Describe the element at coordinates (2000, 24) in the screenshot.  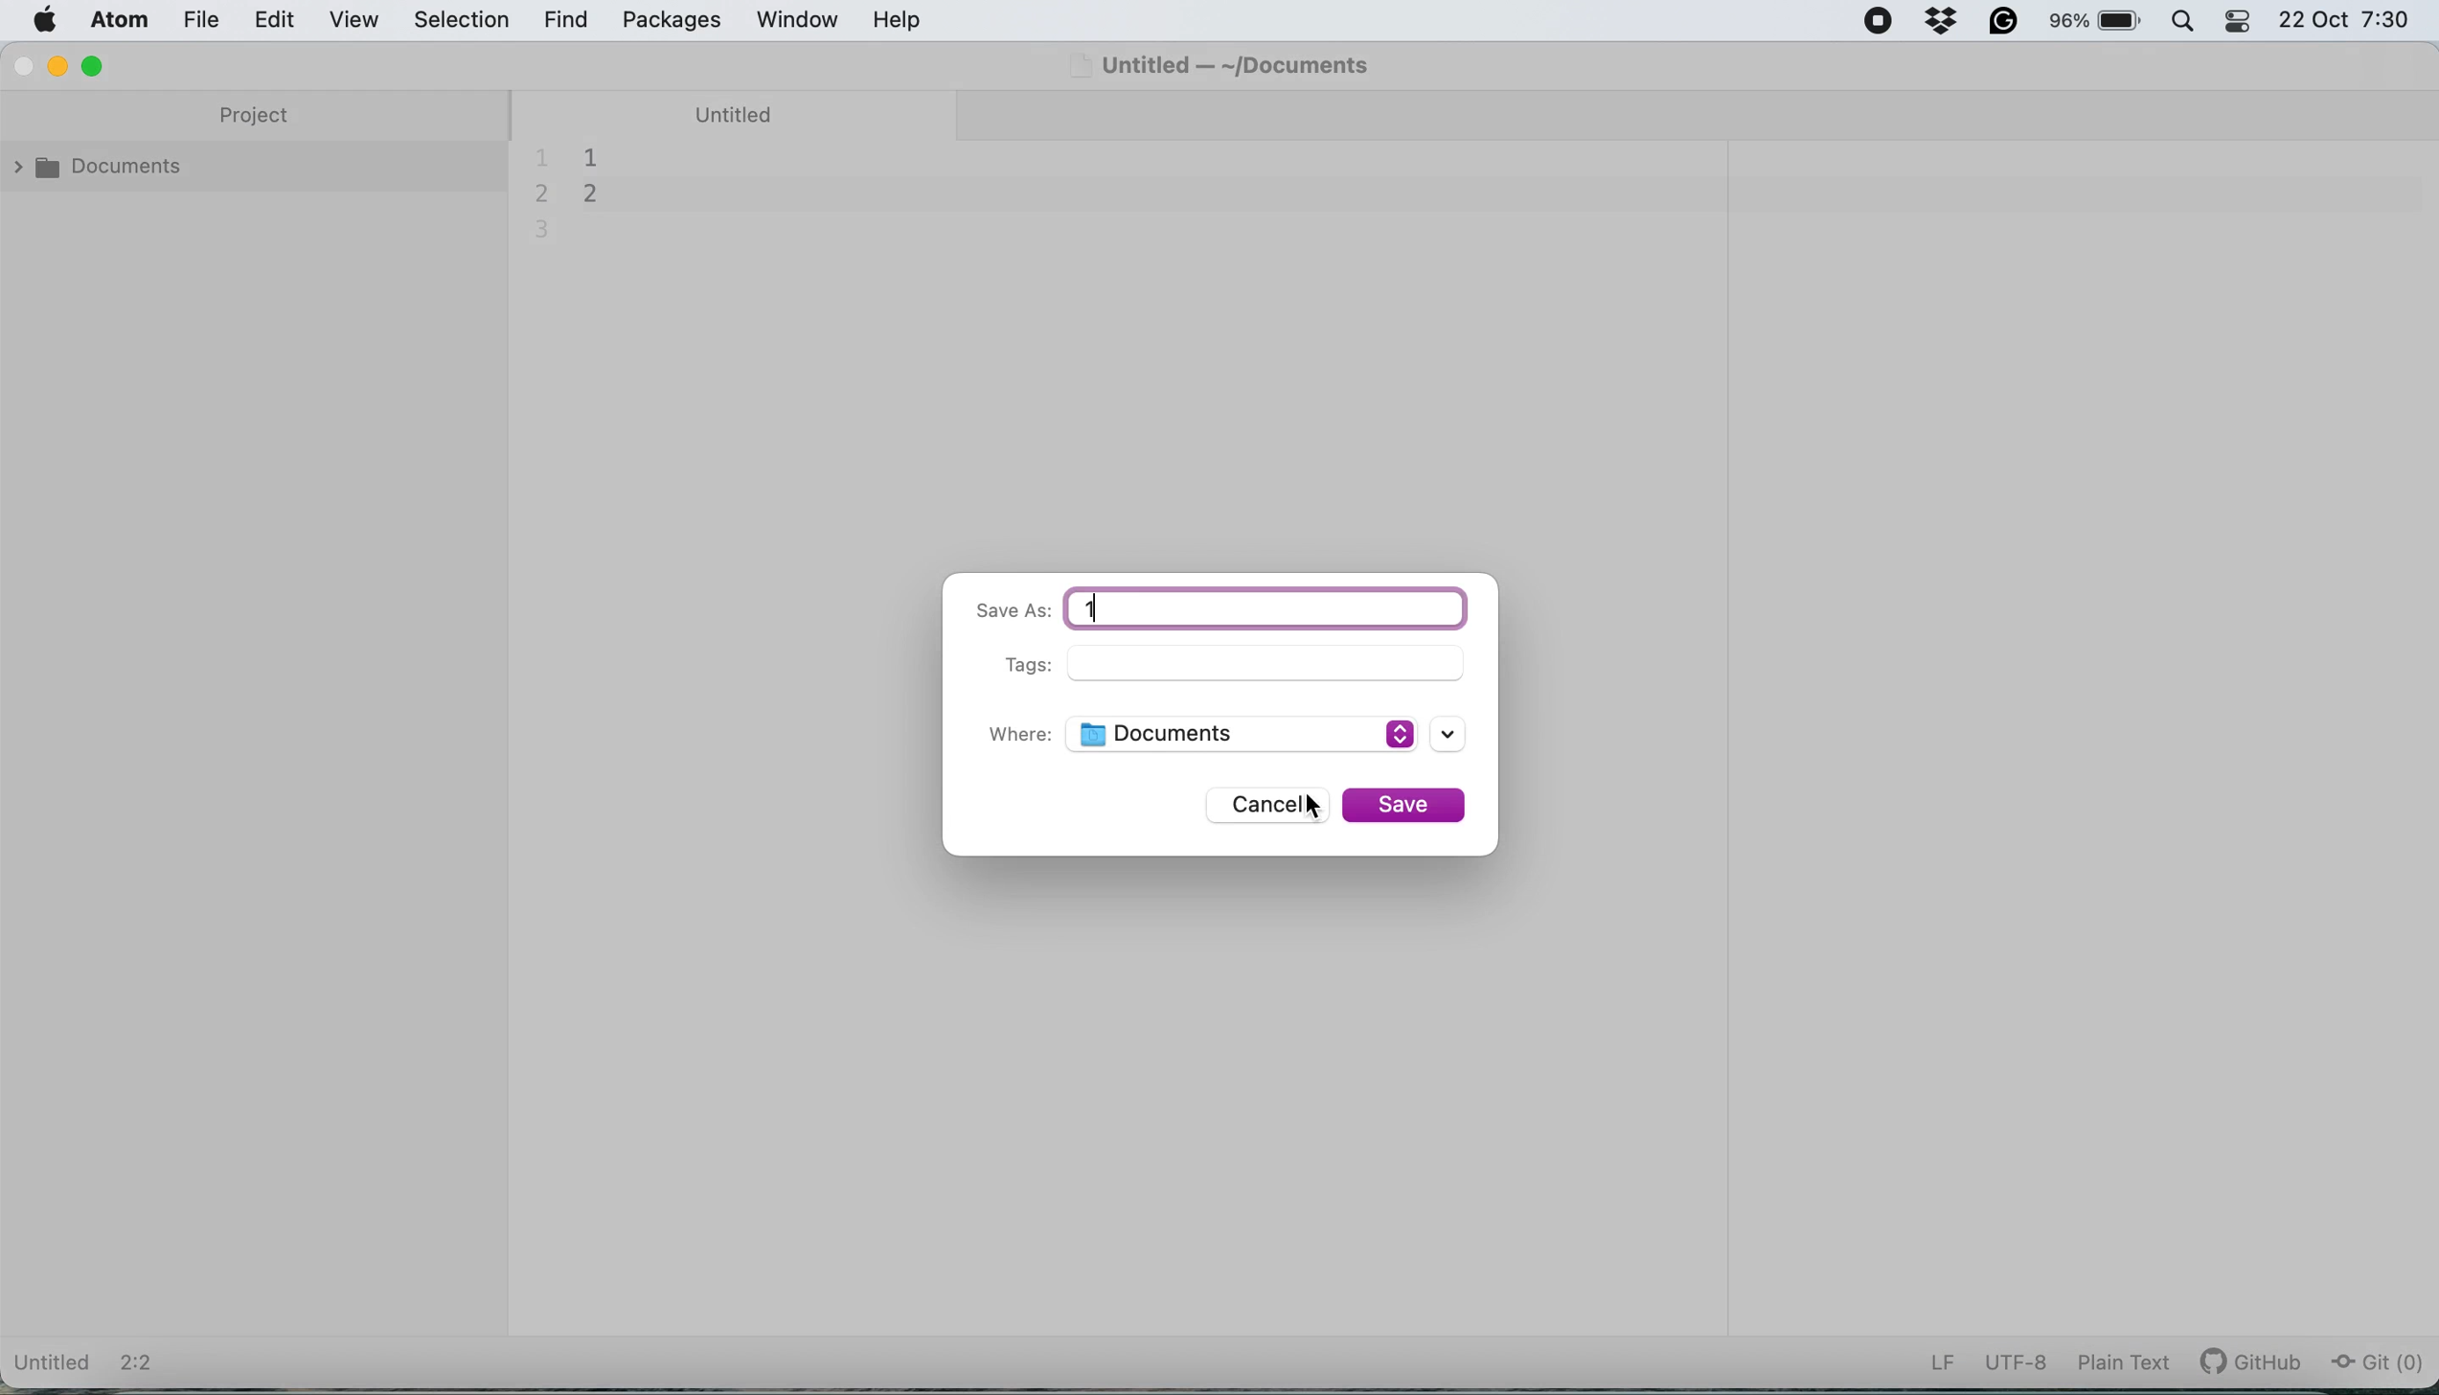
I see `grammarly` at that location.